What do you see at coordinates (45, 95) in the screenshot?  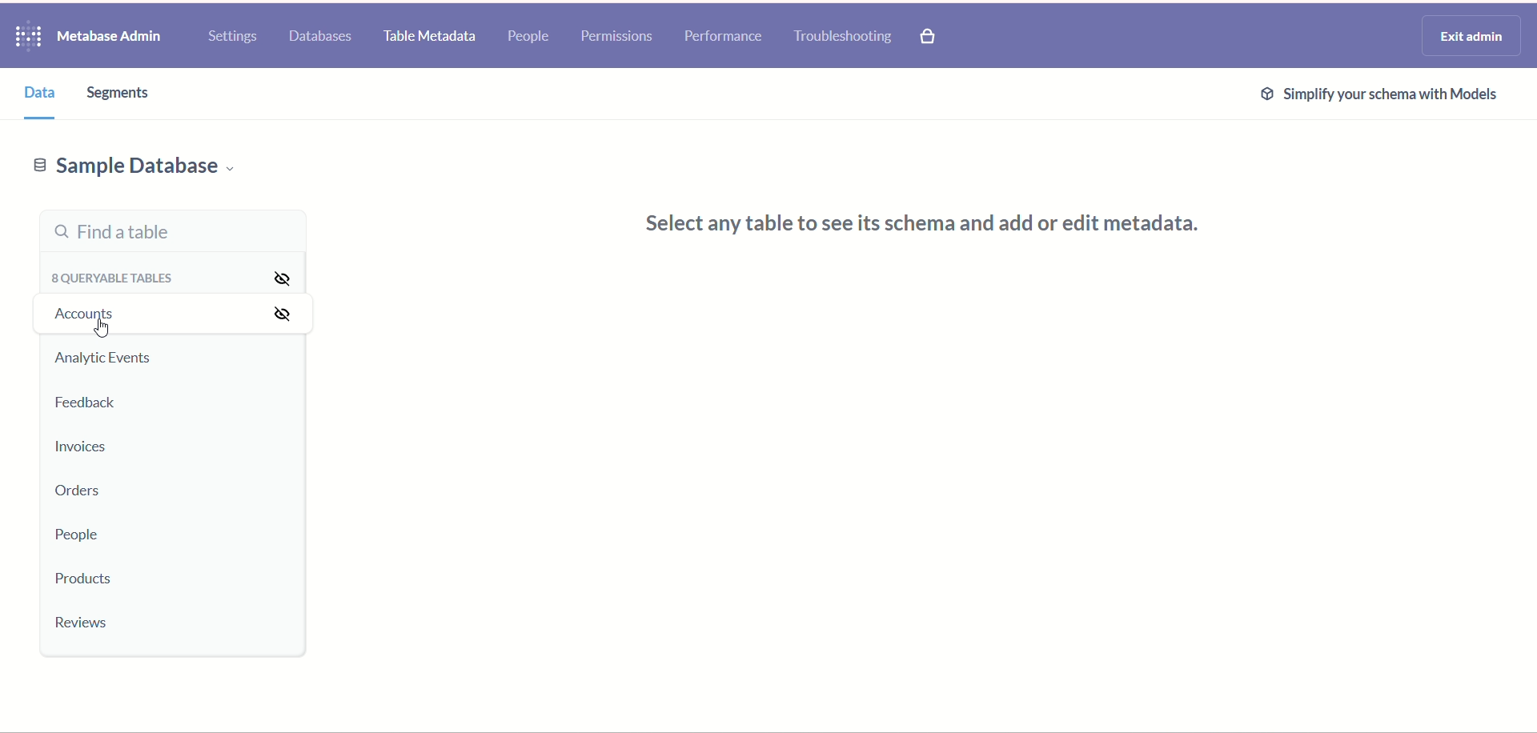 I see `data` at bounding box center [45, 95].